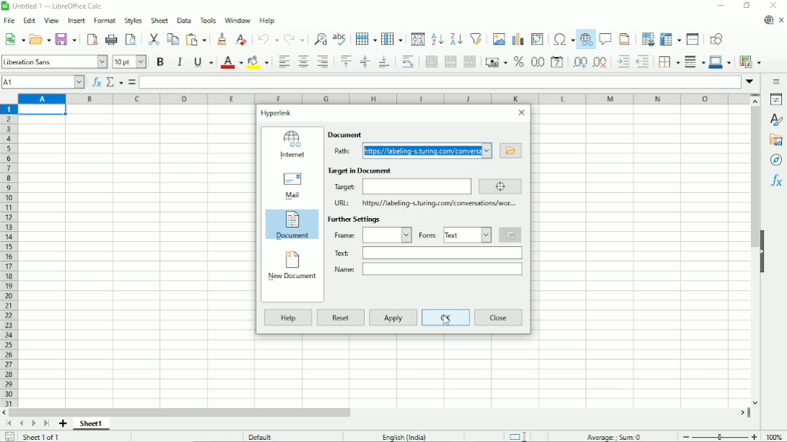 The width and height of the screenshot is (787, 442). I want to click on Sort ascending, so click(437, 39).